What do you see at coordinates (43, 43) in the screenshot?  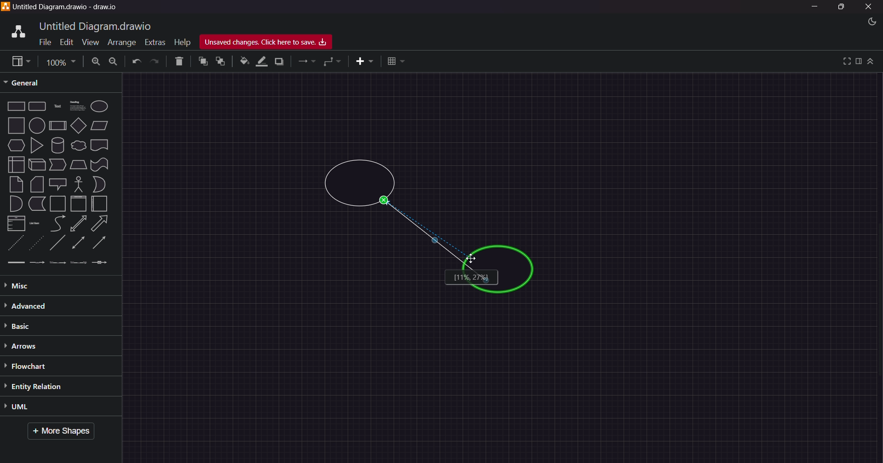 I see `File` at bounding box center [43, 43].